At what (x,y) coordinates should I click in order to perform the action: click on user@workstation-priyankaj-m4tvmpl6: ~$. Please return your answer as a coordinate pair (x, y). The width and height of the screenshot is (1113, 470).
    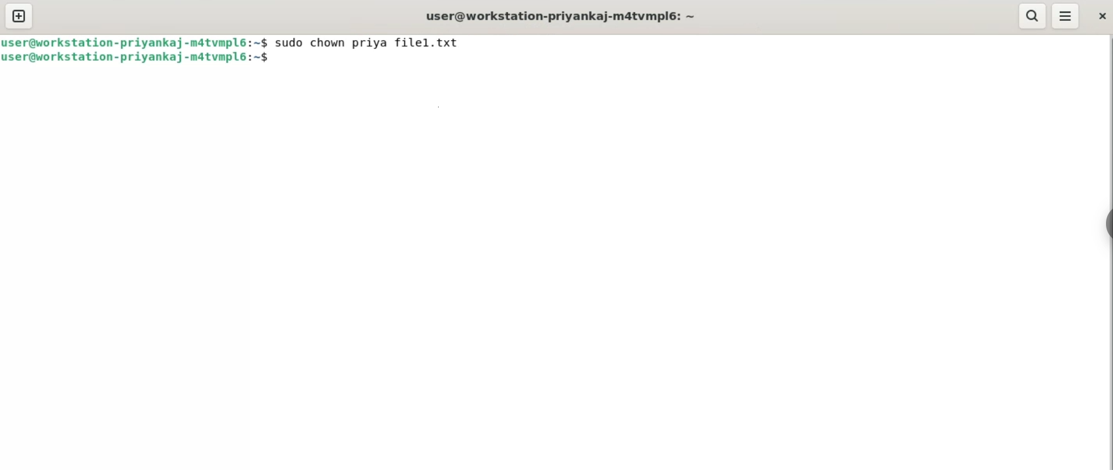
    Looking at the image, I should click on (136, 42).